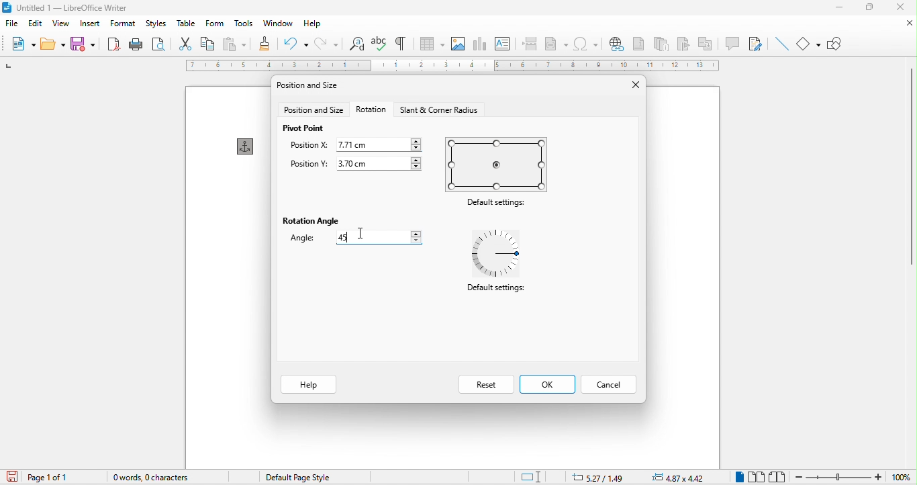  I want to click on multiple page view, so click(757, 476).